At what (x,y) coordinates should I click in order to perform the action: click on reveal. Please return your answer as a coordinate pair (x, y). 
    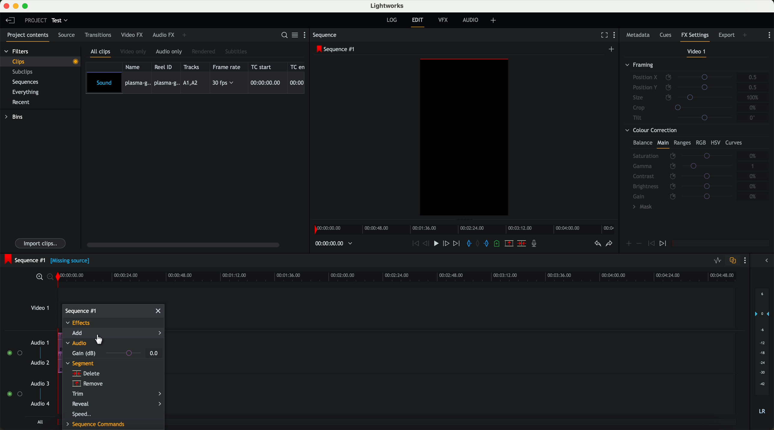
    Looking at the image, I should click on (117, 404).